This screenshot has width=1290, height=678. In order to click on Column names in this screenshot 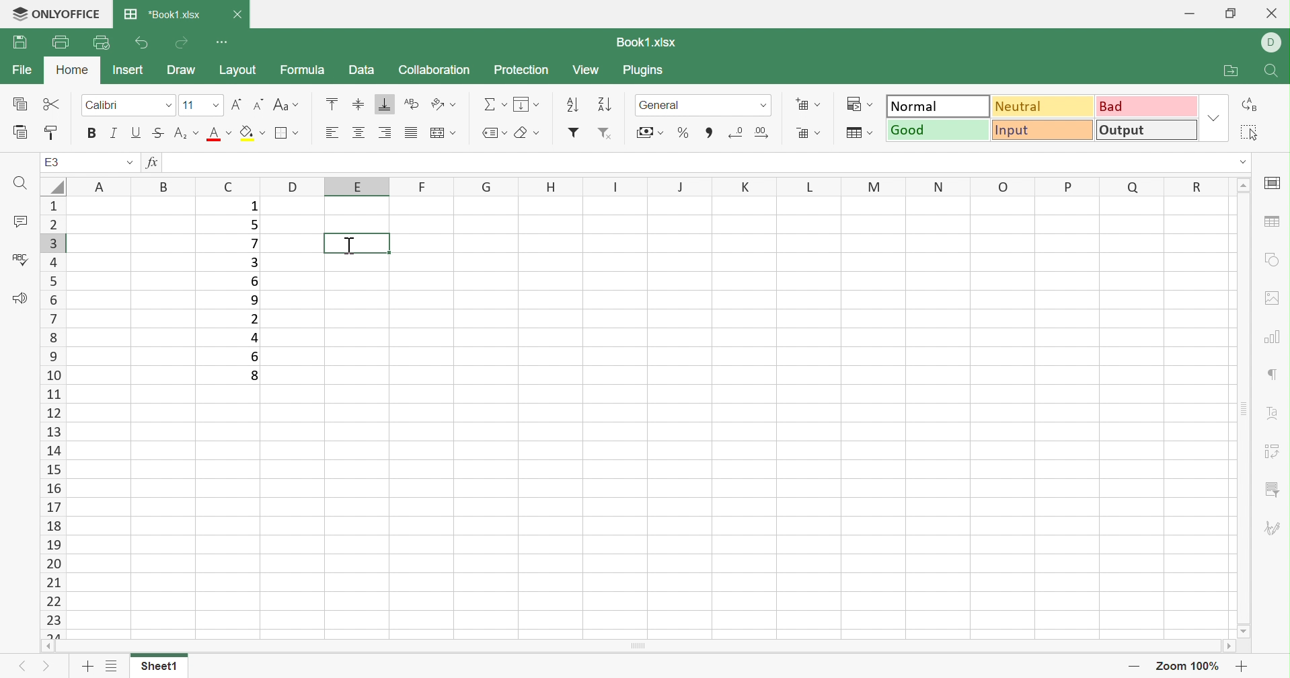, I will do `click(632, 186)`.